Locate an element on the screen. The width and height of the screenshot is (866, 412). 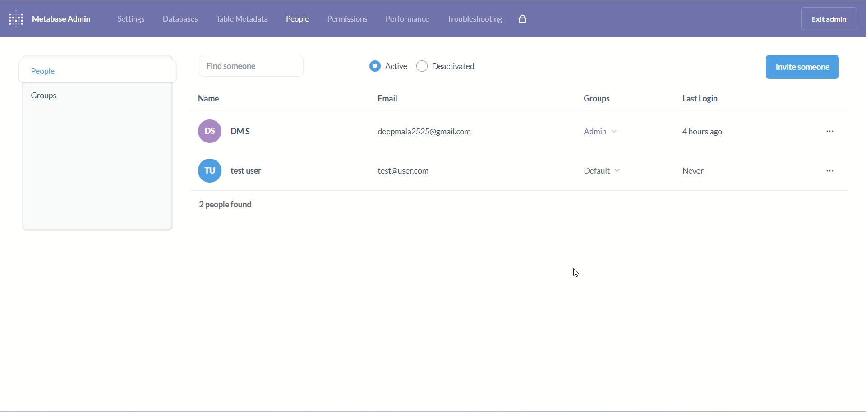
(os) DMS deepmala2525@gmail.com Admin v 4 hours ago is located at coordinates (461, 131).